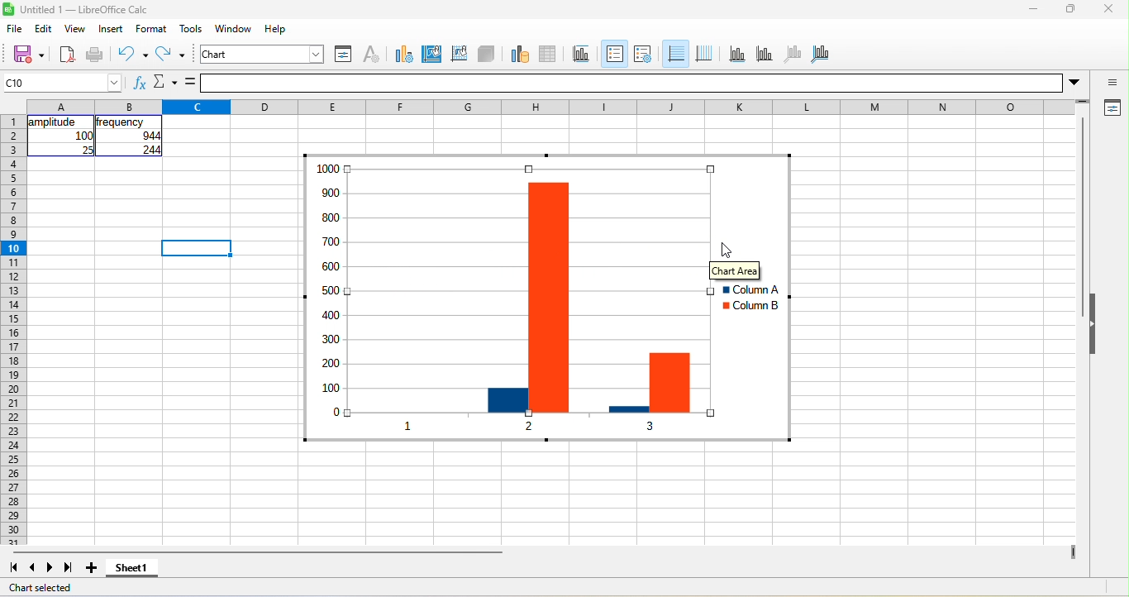  What do you see at coordinates (763, 53) in the screenshot?
I see `y axis` at bounding box center [763, 53].